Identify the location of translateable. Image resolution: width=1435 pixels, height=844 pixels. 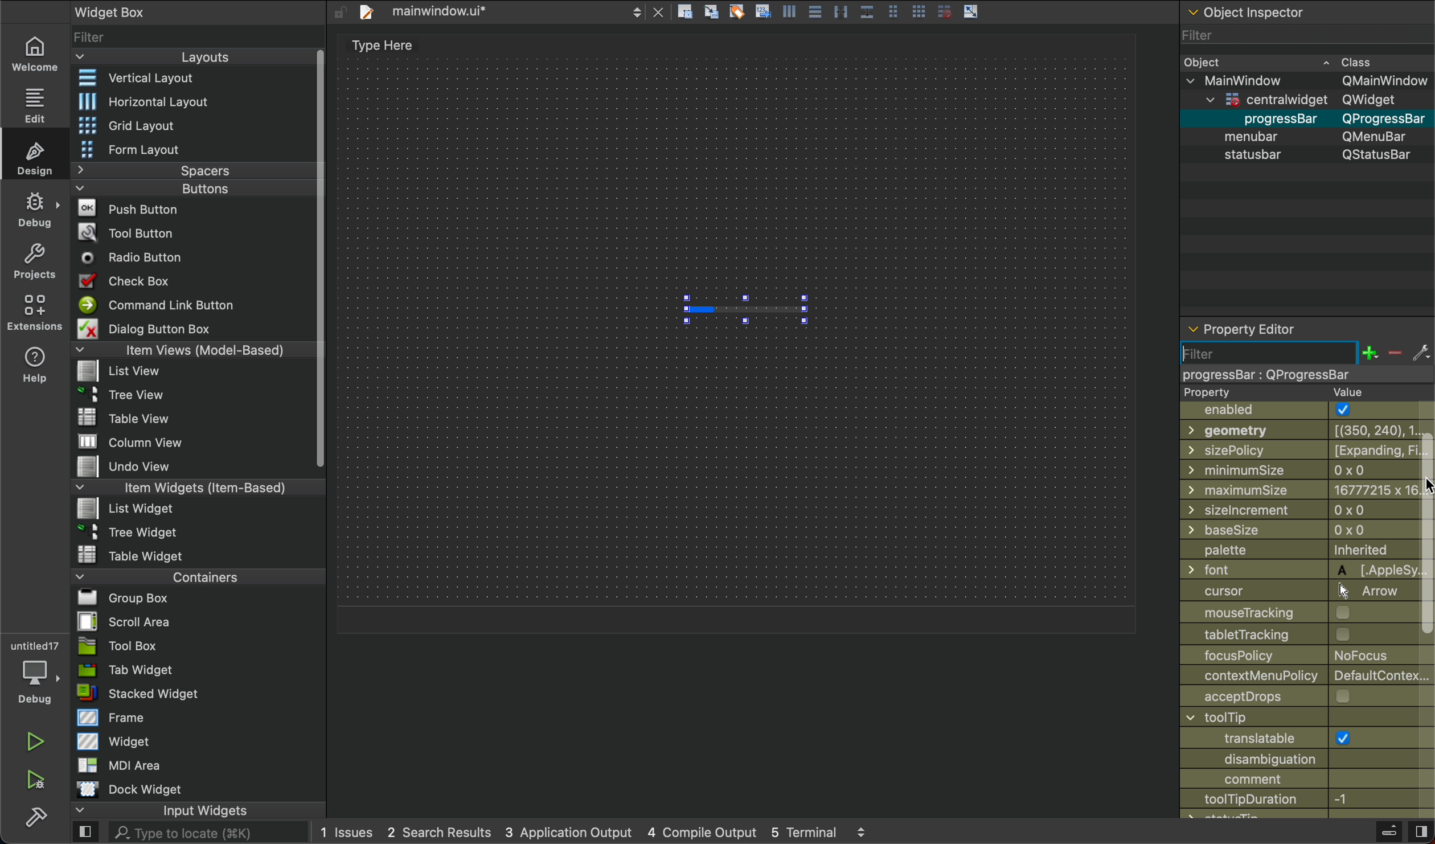
(1308, 728).